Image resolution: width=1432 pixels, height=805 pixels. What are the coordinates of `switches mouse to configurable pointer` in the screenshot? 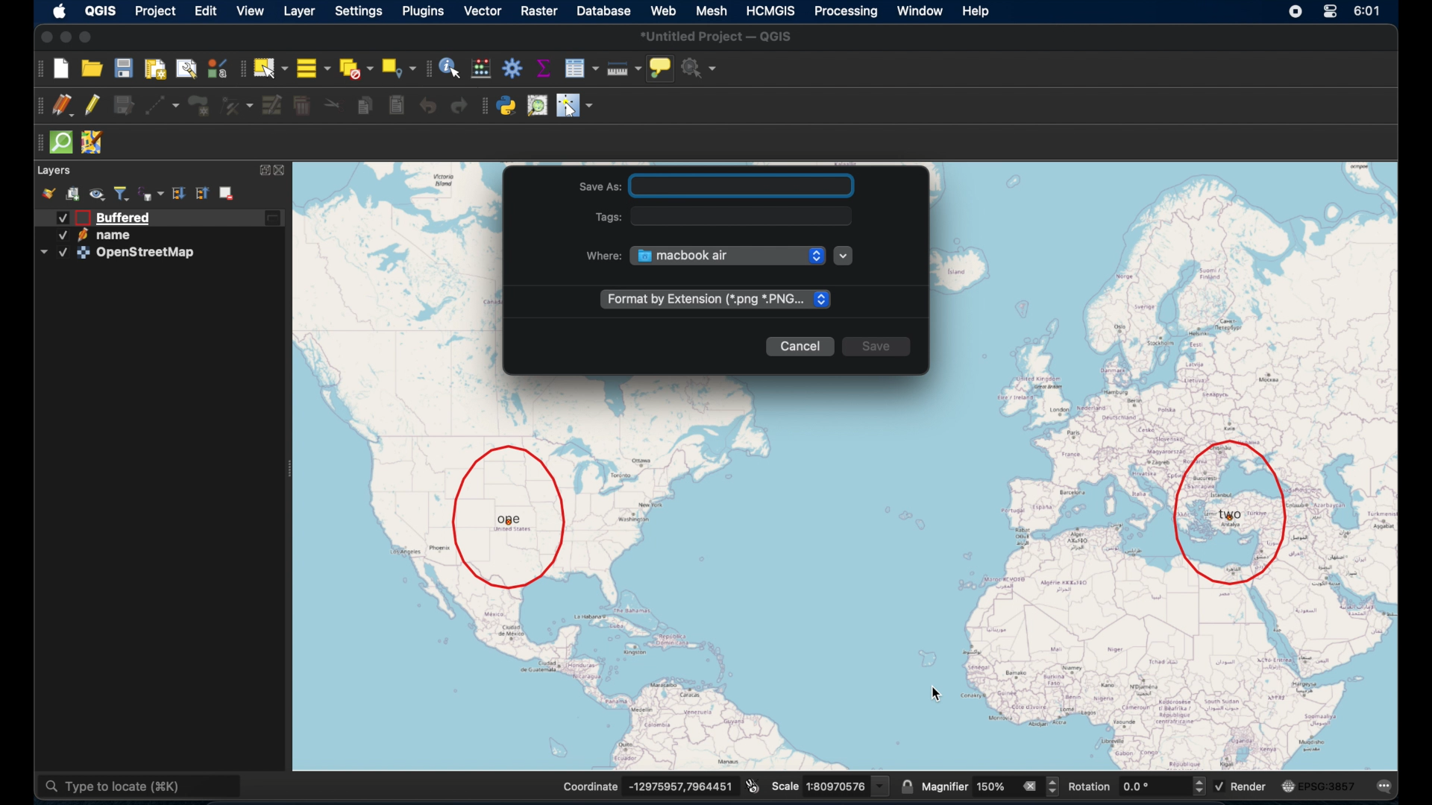 It's located at (575, 106).